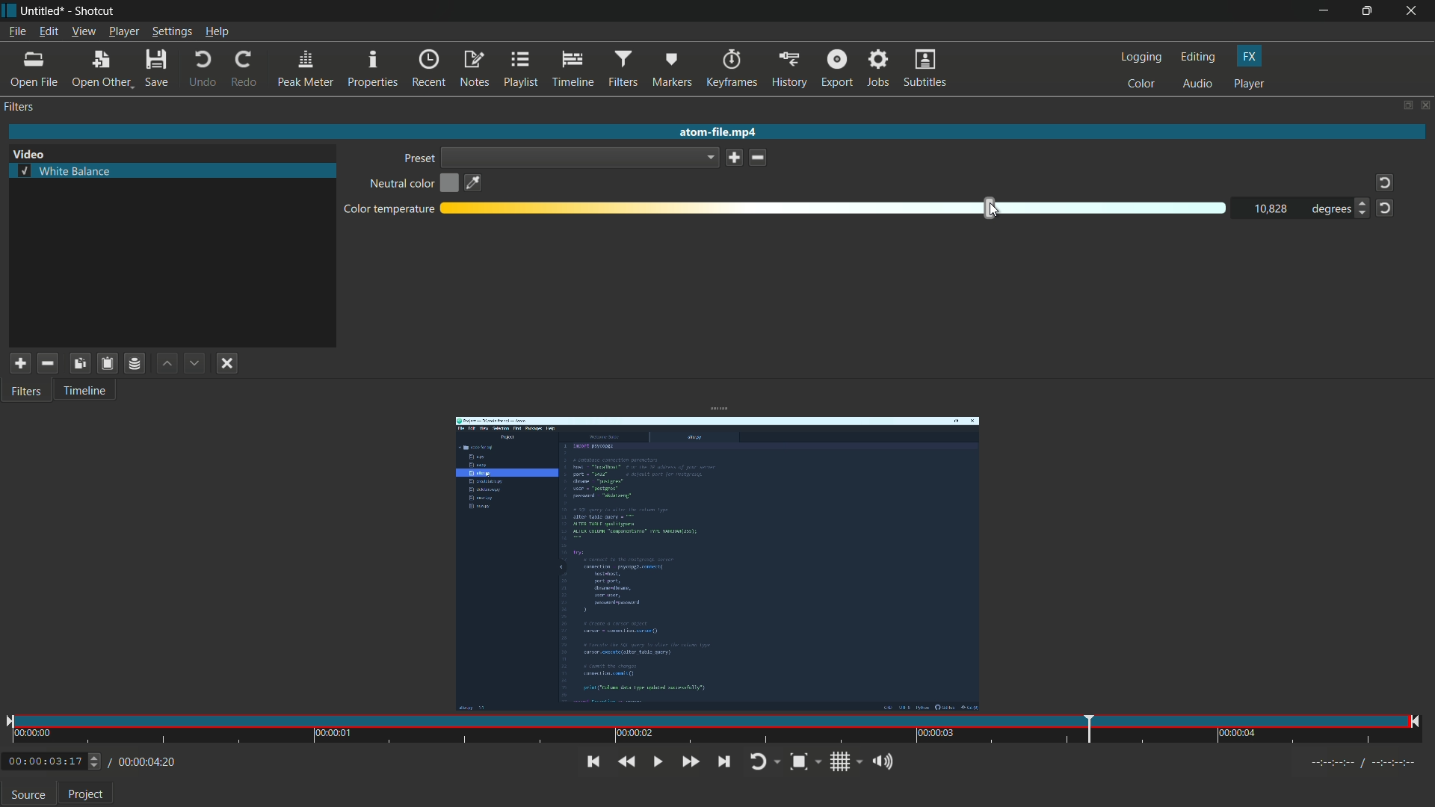  I want to click on 0:00:03:17 (current time), so click(52, 759).